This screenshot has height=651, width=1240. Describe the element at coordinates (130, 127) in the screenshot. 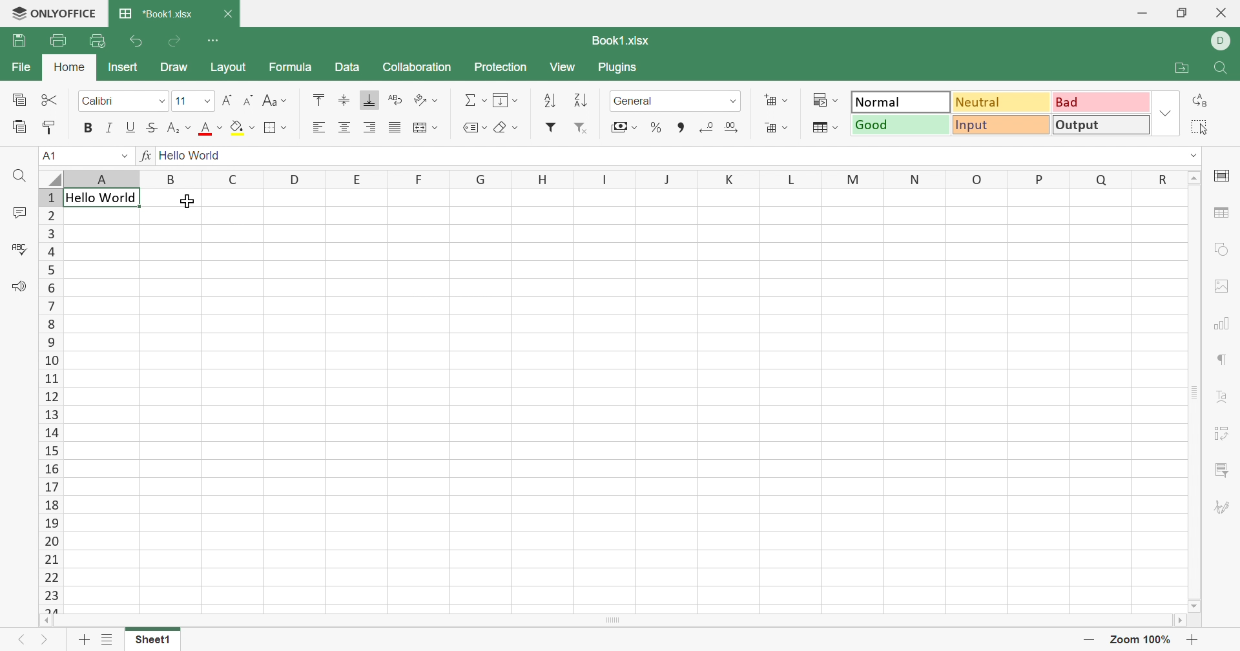

I see `Underline` at that location.